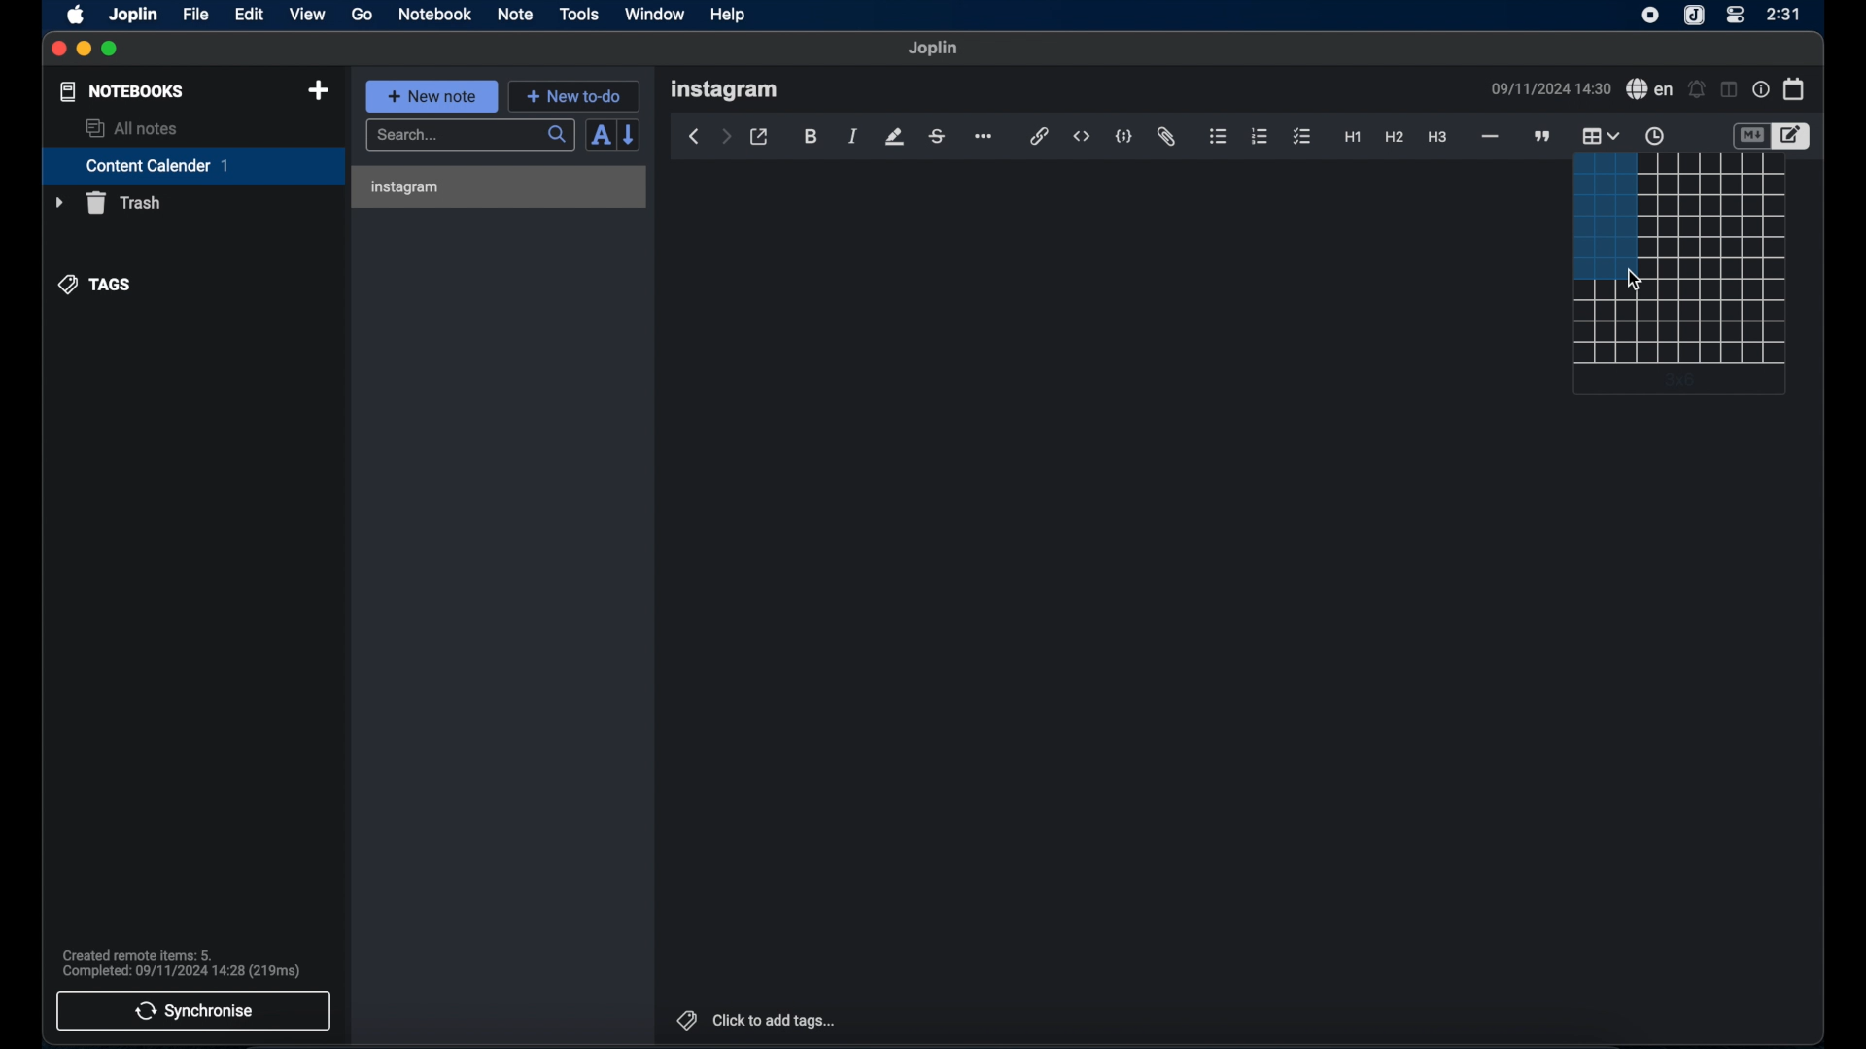 Image resolution: width=1866 pixels, height=1049 pixels. I want to click on window, so click(655, 14).